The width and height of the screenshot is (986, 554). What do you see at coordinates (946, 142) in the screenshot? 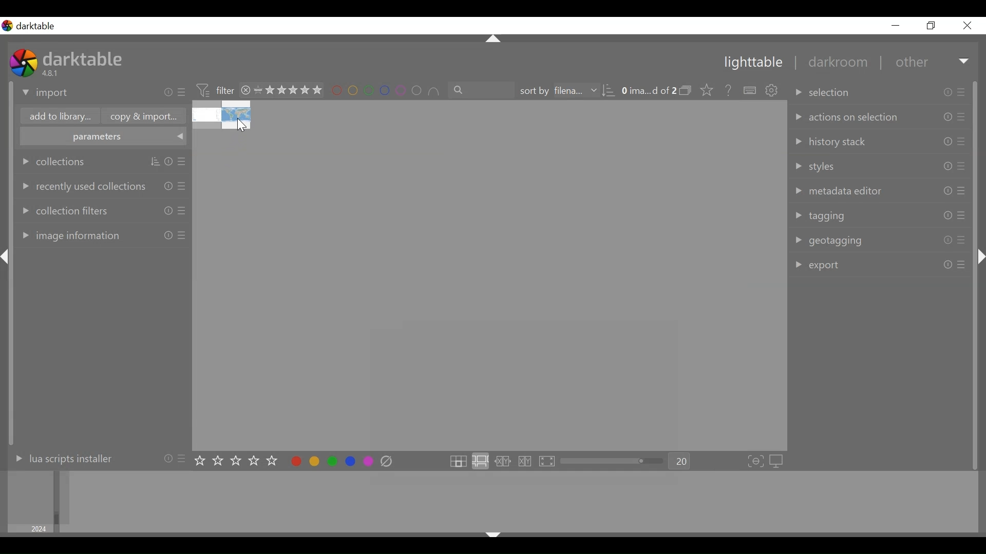
I see `` at bounding box center [946, 142].